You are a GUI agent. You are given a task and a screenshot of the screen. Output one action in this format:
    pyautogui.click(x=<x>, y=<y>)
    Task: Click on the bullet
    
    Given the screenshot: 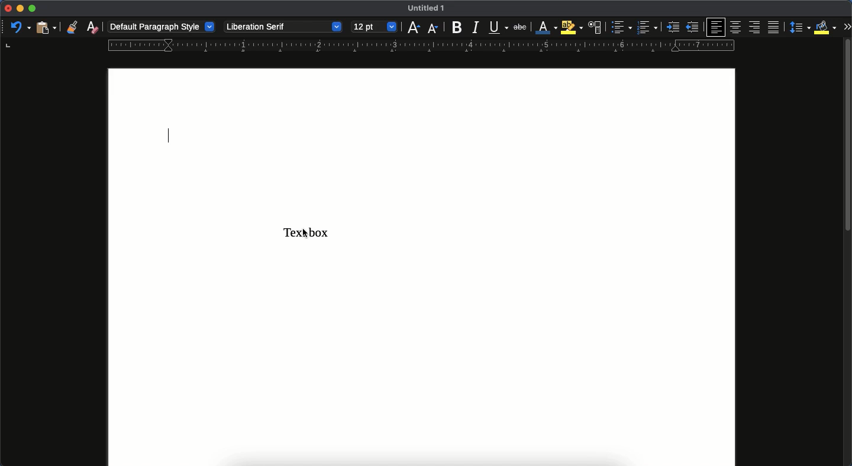 What is the action you would take?
    pyautogui.click(x=621, y=27)
    